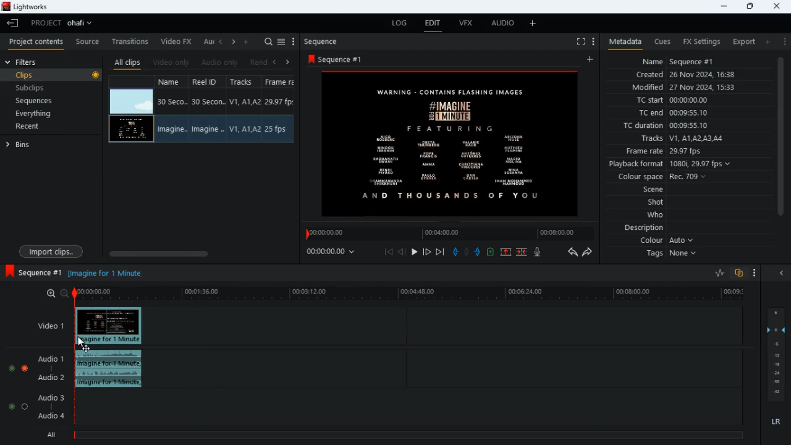 The height and width of the screenshot is (445, 791). I want to click on timeline, so click(446, 234).